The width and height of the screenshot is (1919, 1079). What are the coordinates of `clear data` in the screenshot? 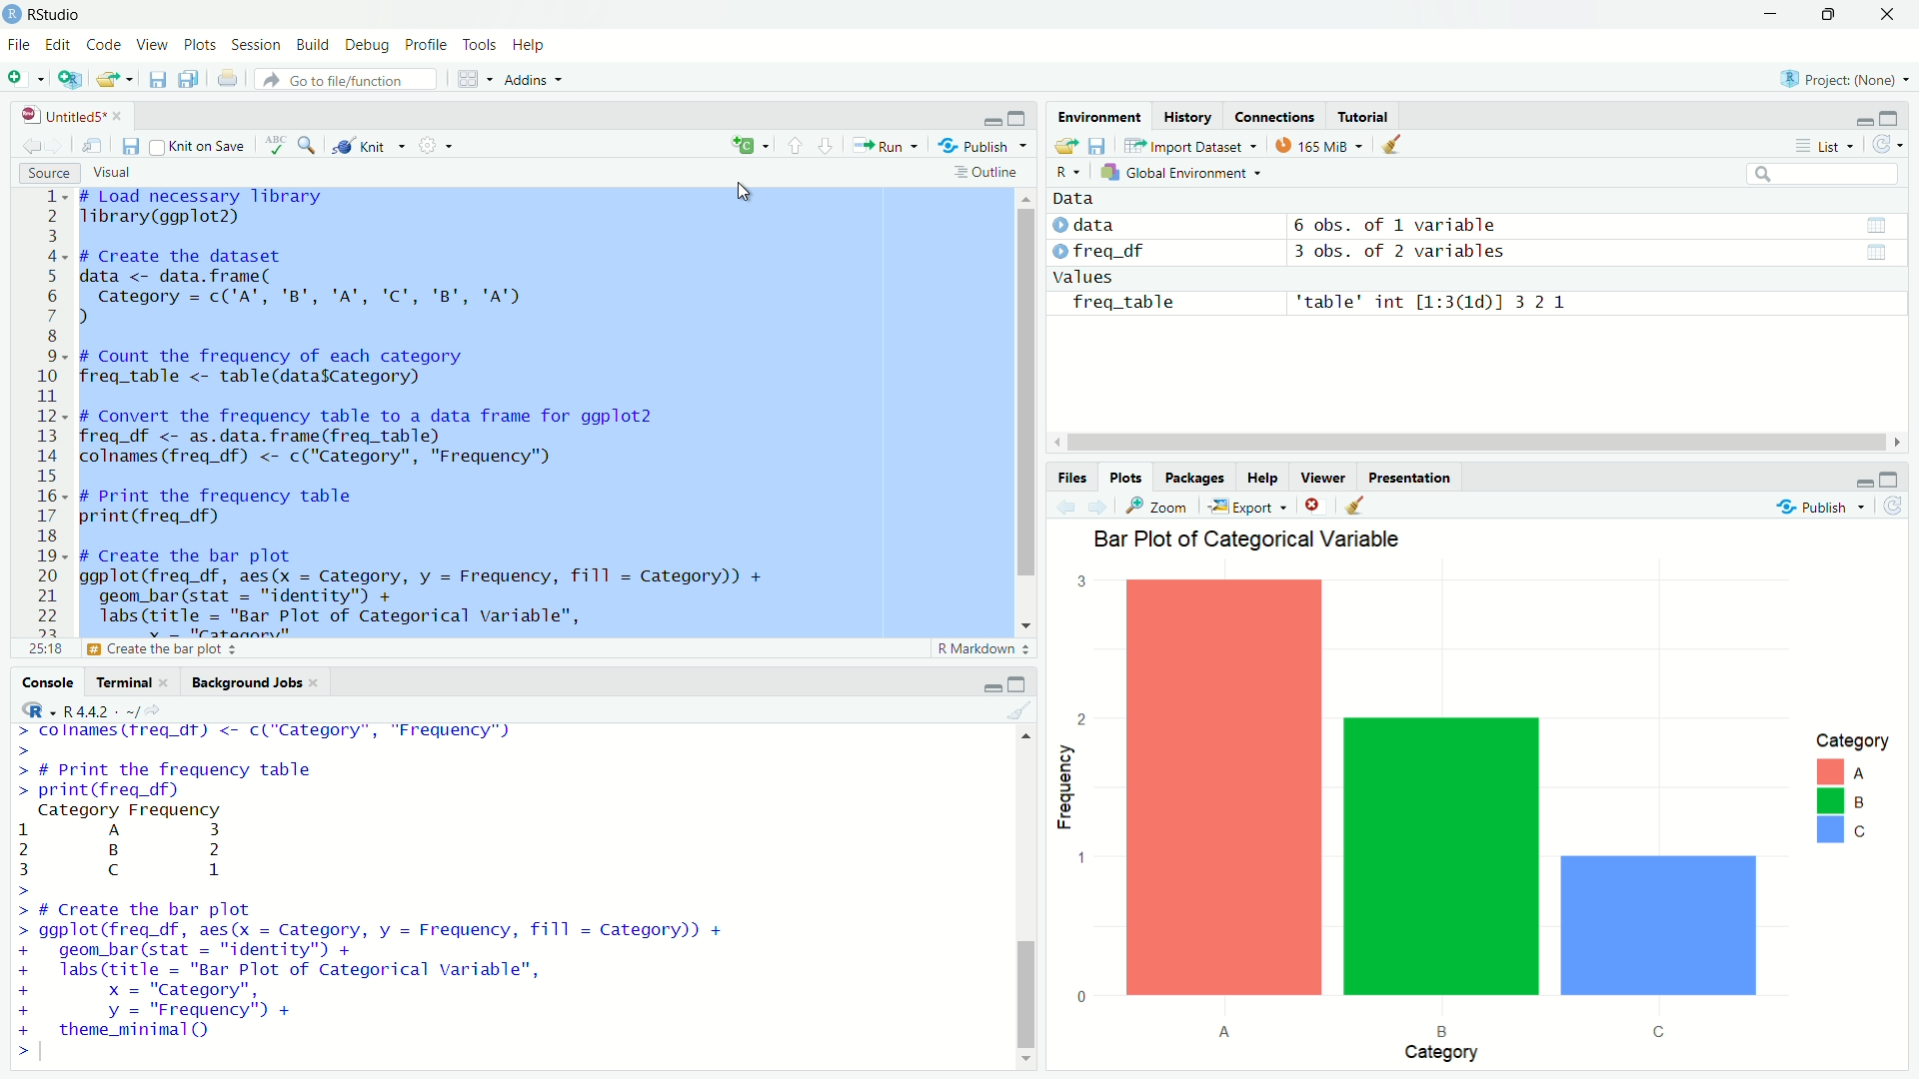 It's located at (1394, 144).